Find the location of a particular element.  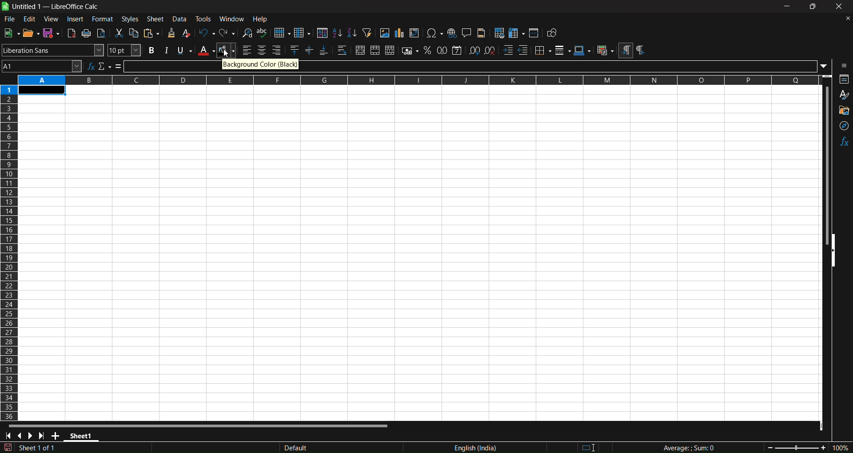

gallery is located at coordinates (842, 108).